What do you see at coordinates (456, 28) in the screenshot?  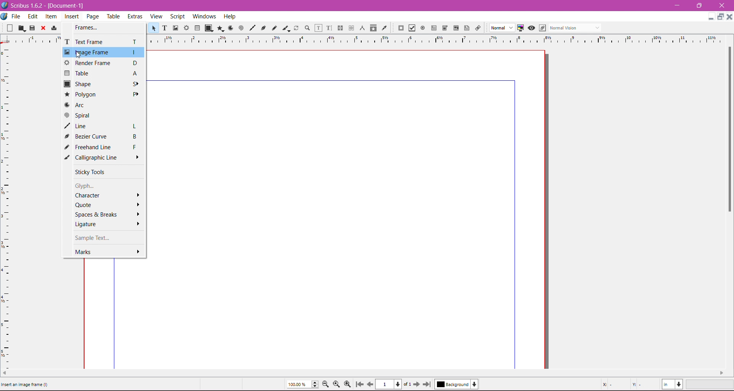 I see `PDF List Box` at bounding box center [456, 28].